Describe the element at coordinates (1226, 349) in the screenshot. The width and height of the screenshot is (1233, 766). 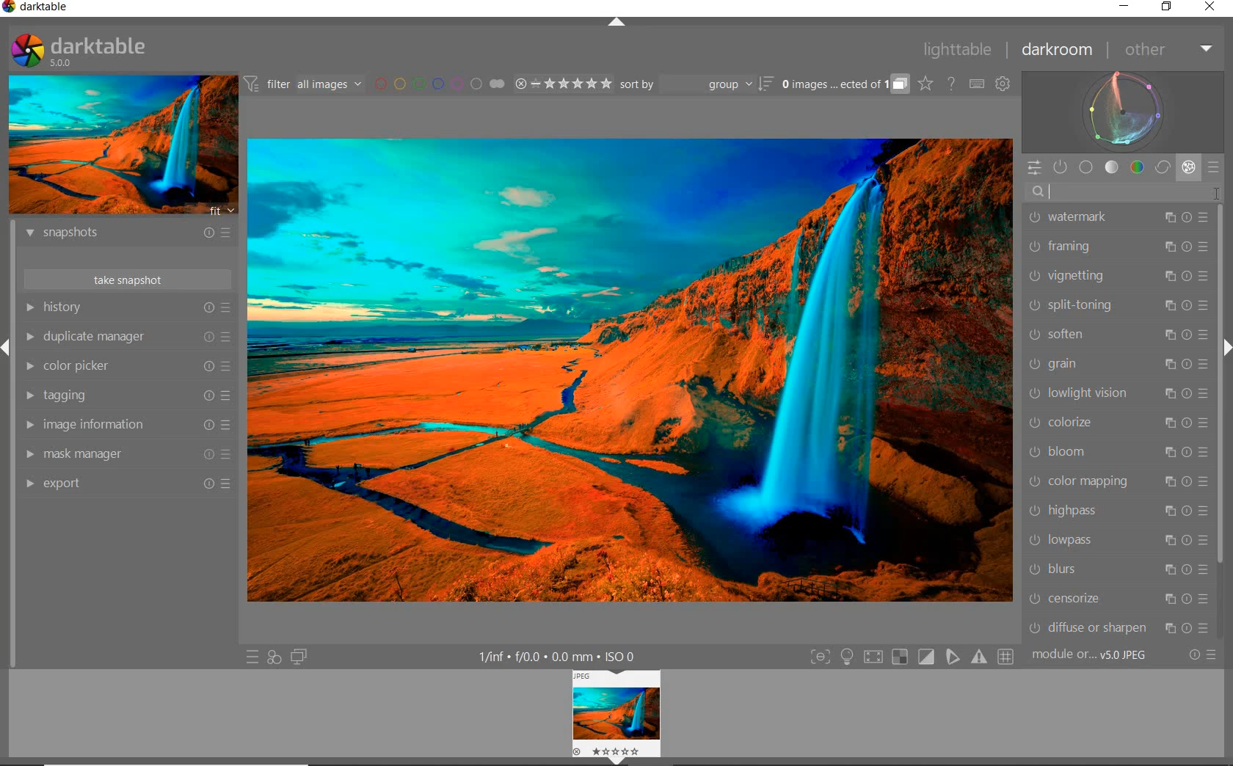
I see `Expand/Collapse` at that location.